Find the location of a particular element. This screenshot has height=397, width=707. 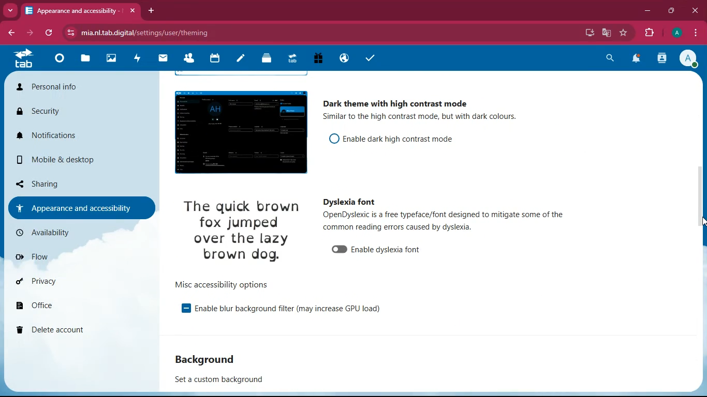

delete account is located at coordinates (71, 329).